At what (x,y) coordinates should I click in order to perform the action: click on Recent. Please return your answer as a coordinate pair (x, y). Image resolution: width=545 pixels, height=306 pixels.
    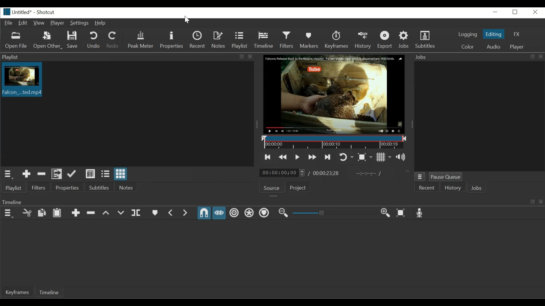
    Looking at the image, I should click on (199, 40).